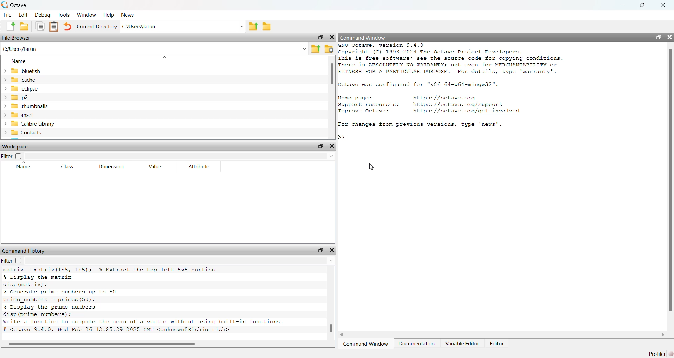 Image resolution: width=674 pixels, height=358 pixels. Describe the element at coordinates (430, 105) in the screenshot. I see `Home page: https://octave.org
Support resources: https: //octave.org/support
Improve Octave: https://octave.org/get-involved` at that location.